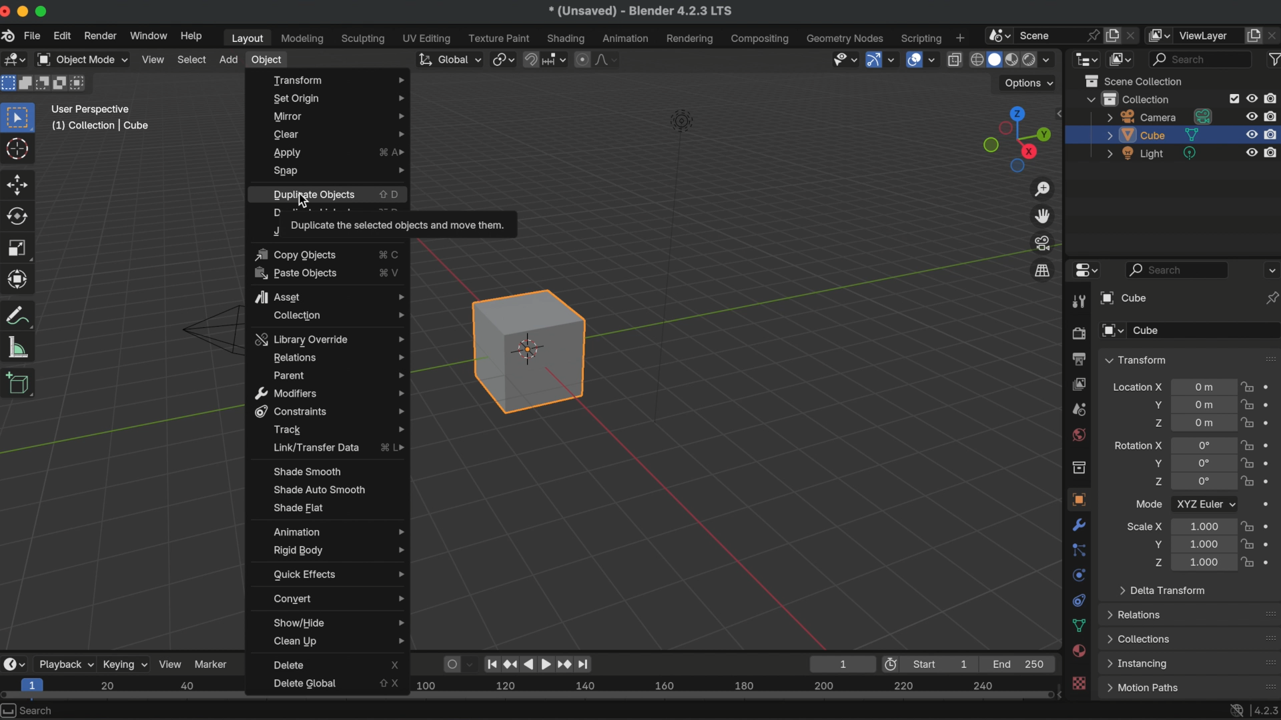 This screenshot has height=720, width=1281. Describe the element at coordinates (1250, 135) in the screenshot. I see `hide in viewport` at that location.